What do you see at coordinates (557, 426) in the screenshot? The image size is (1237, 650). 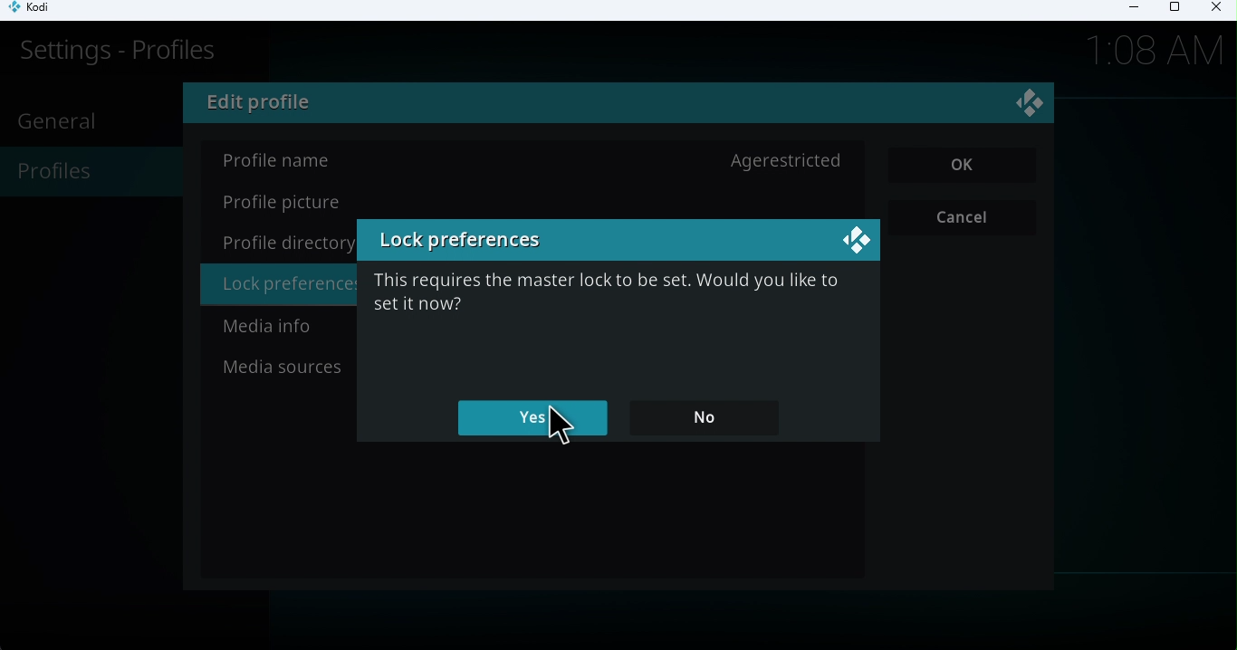 I see `cursor` at bounding box center [557, 426].